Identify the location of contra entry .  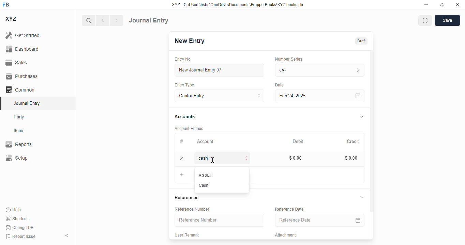
(219, 95).